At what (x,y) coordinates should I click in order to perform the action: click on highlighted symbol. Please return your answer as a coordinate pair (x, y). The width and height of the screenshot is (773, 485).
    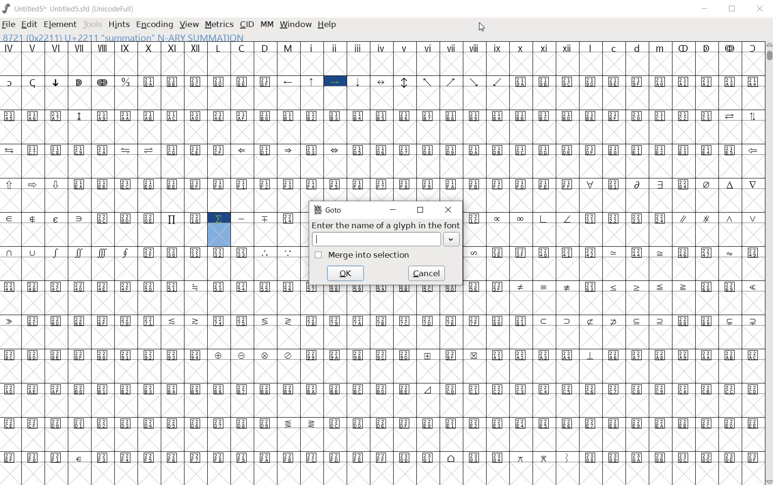
    Looking at the image, I should click on (219, 229).